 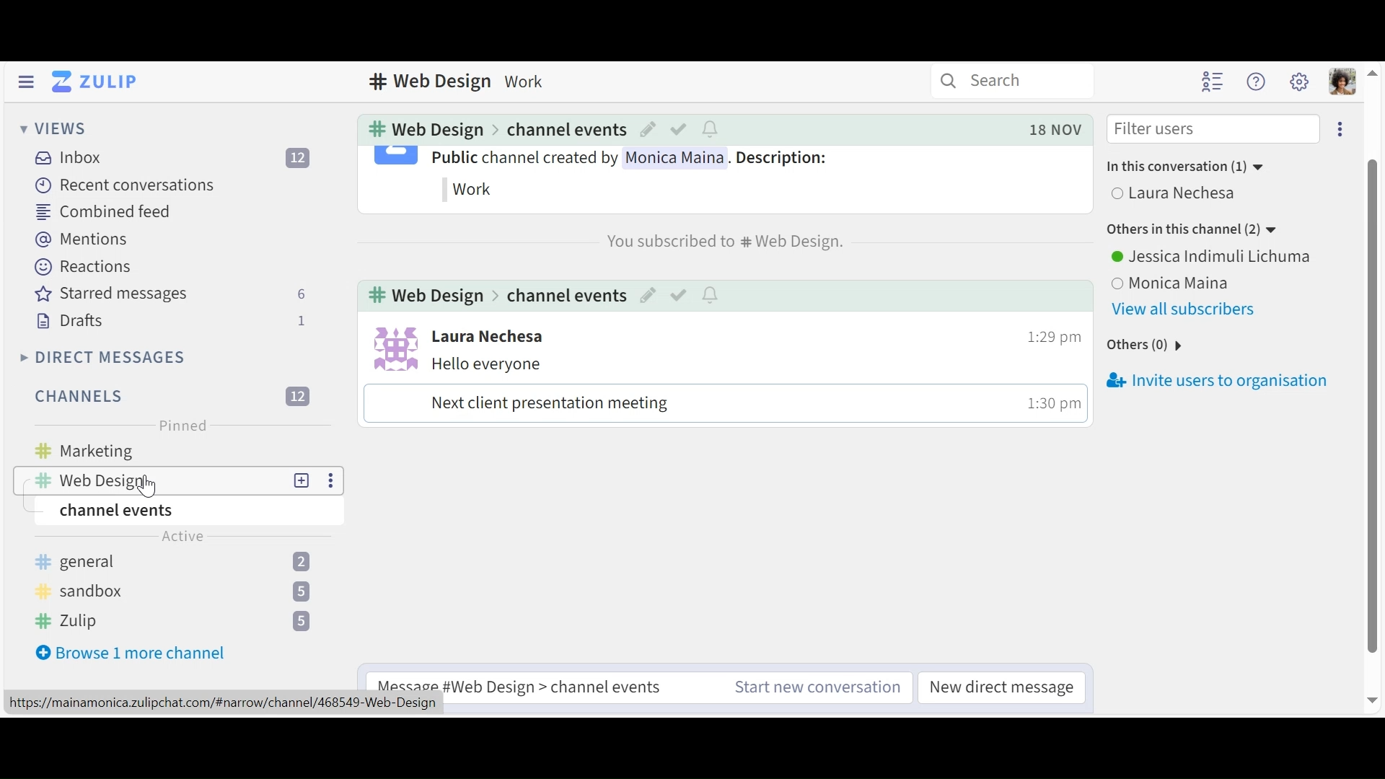 I want to click on Hide Side Pane, so click(x=23, y=82).